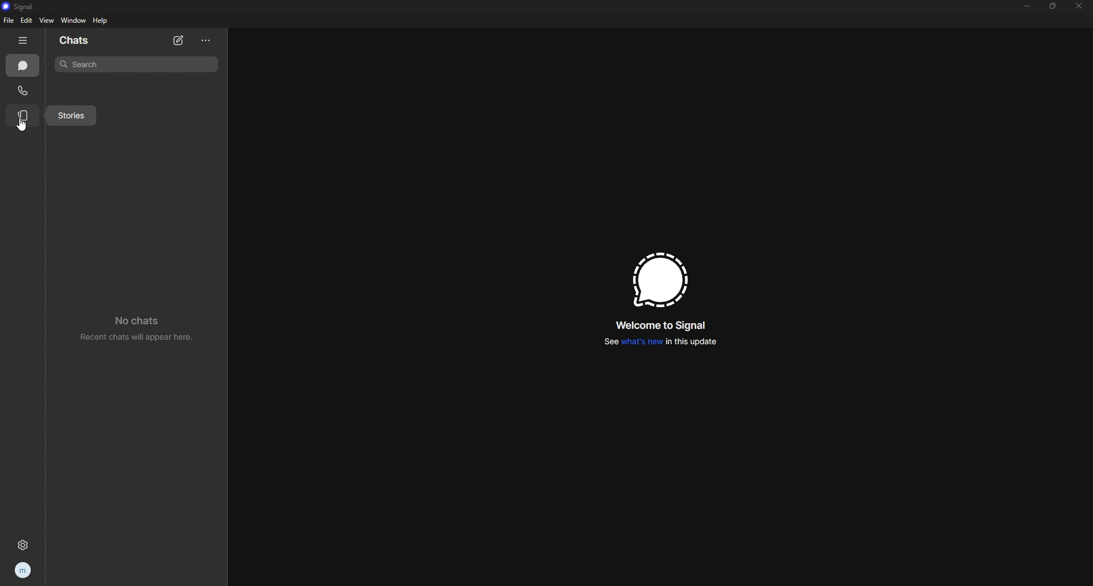 Image resolution: width=1093 pixels, height=586 pixels. Describe the element at coordinates (23, 544) in the screenshot. I see `settings` at that location.